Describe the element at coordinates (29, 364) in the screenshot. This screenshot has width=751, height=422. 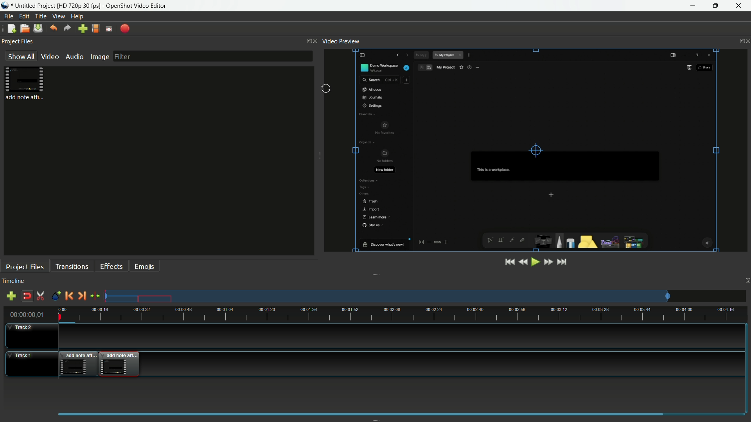
I see `track-1` at that location.